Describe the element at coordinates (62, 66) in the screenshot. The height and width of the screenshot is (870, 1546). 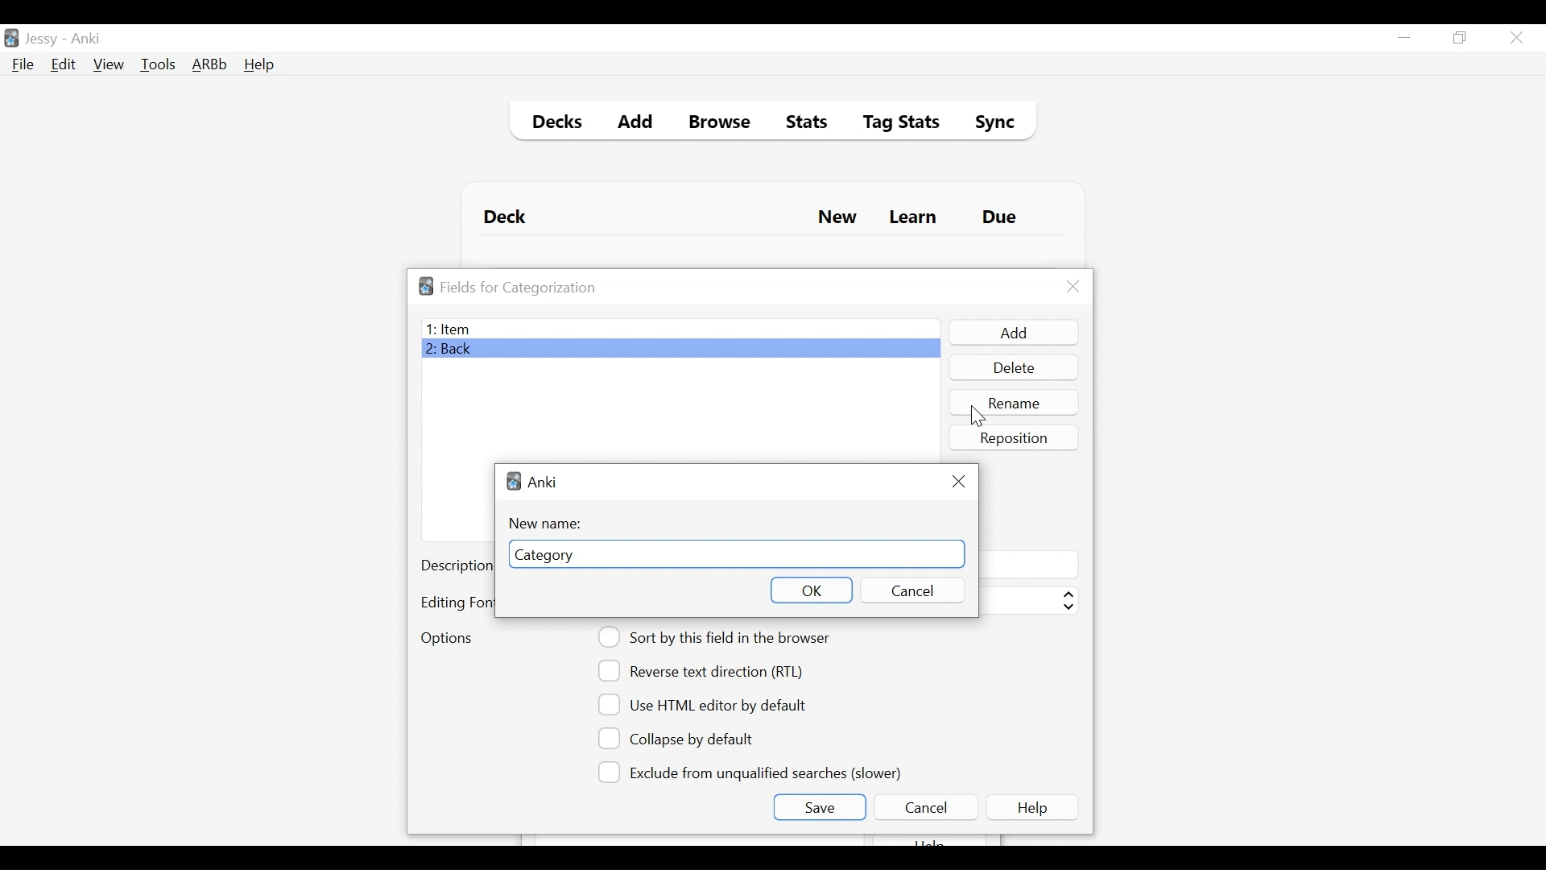
I see `Edit` at that location.